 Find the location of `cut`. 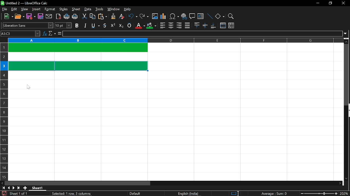

cut is located at coordinates (85, 16).